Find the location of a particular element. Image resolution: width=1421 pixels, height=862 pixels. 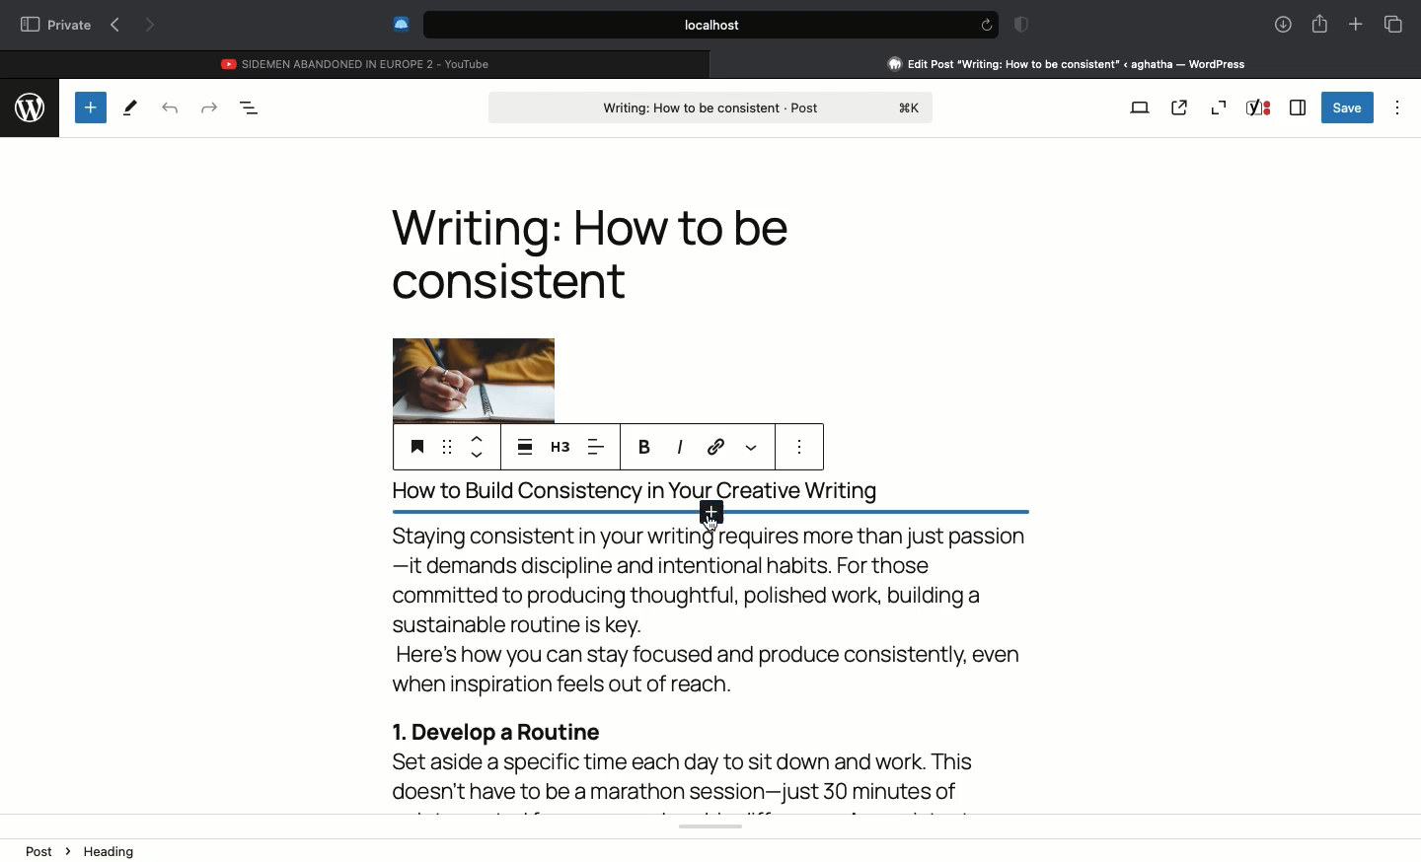

New tab is located at coordinates (1356, 25).